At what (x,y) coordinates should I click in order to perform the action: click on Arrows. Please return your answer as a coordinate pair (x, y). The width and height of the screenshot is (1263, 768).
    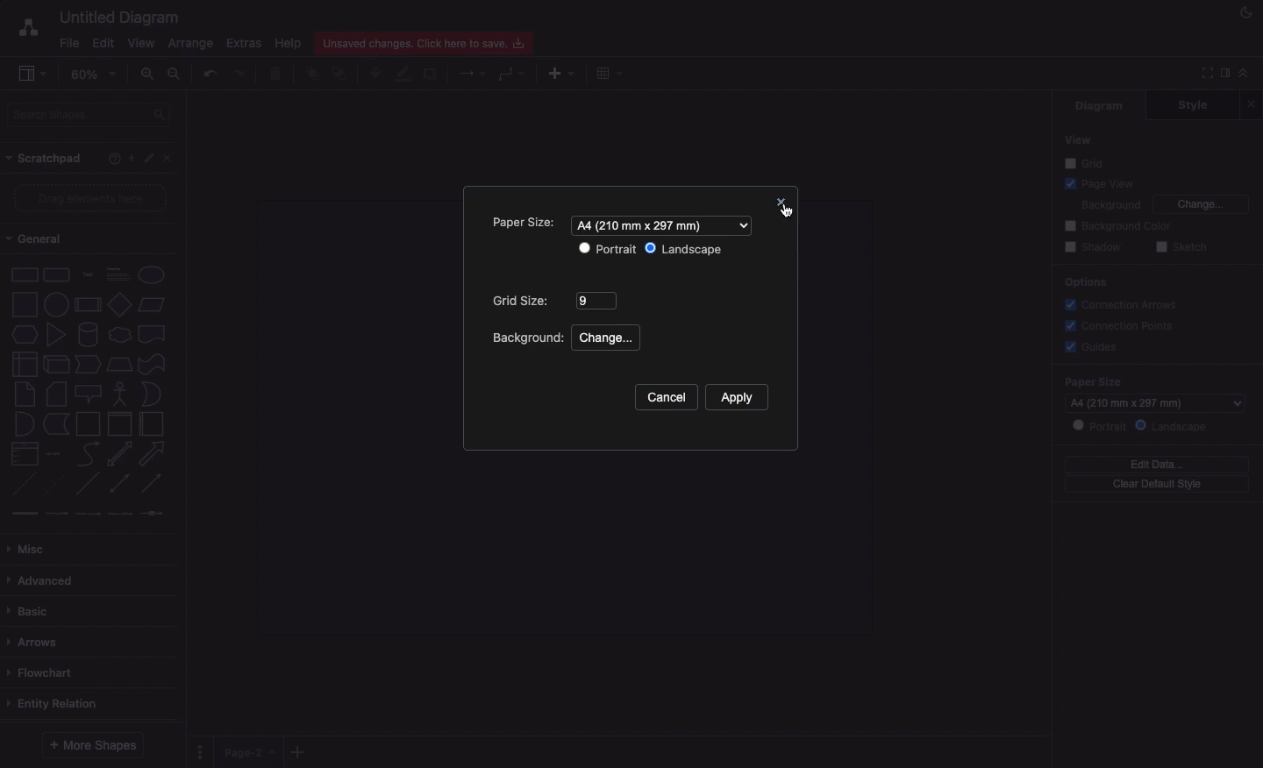
    Looking at the image, I should click on (39, 642).